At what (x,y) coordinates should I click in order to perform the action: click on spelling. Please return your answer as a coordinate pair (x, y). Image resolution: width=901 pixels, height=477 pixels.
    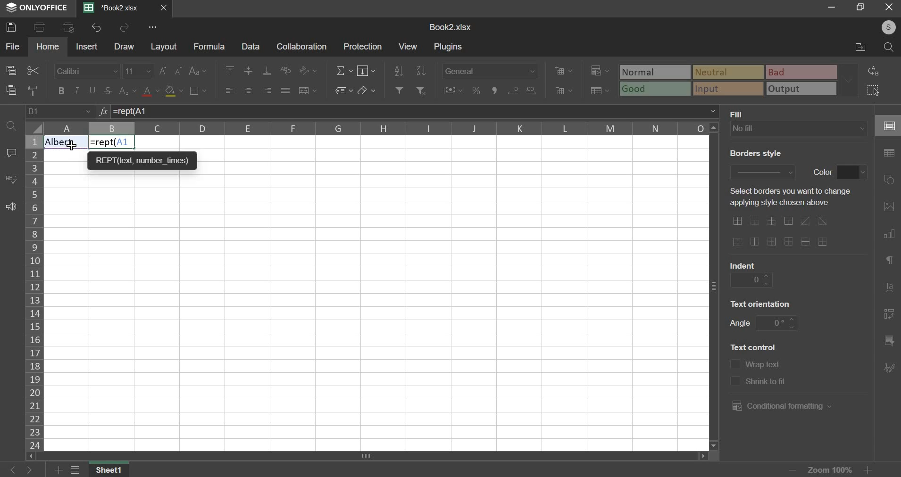
    Looking at the image, I should click on (11, 179).